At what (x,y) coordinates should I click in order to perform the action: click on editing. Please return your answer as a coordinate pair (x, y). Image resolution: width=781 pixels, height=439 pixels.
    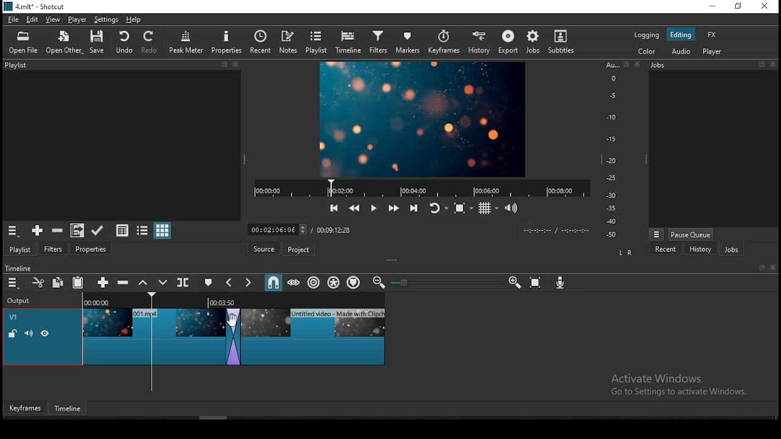
    Looking at the image, I should click on (680, 34).